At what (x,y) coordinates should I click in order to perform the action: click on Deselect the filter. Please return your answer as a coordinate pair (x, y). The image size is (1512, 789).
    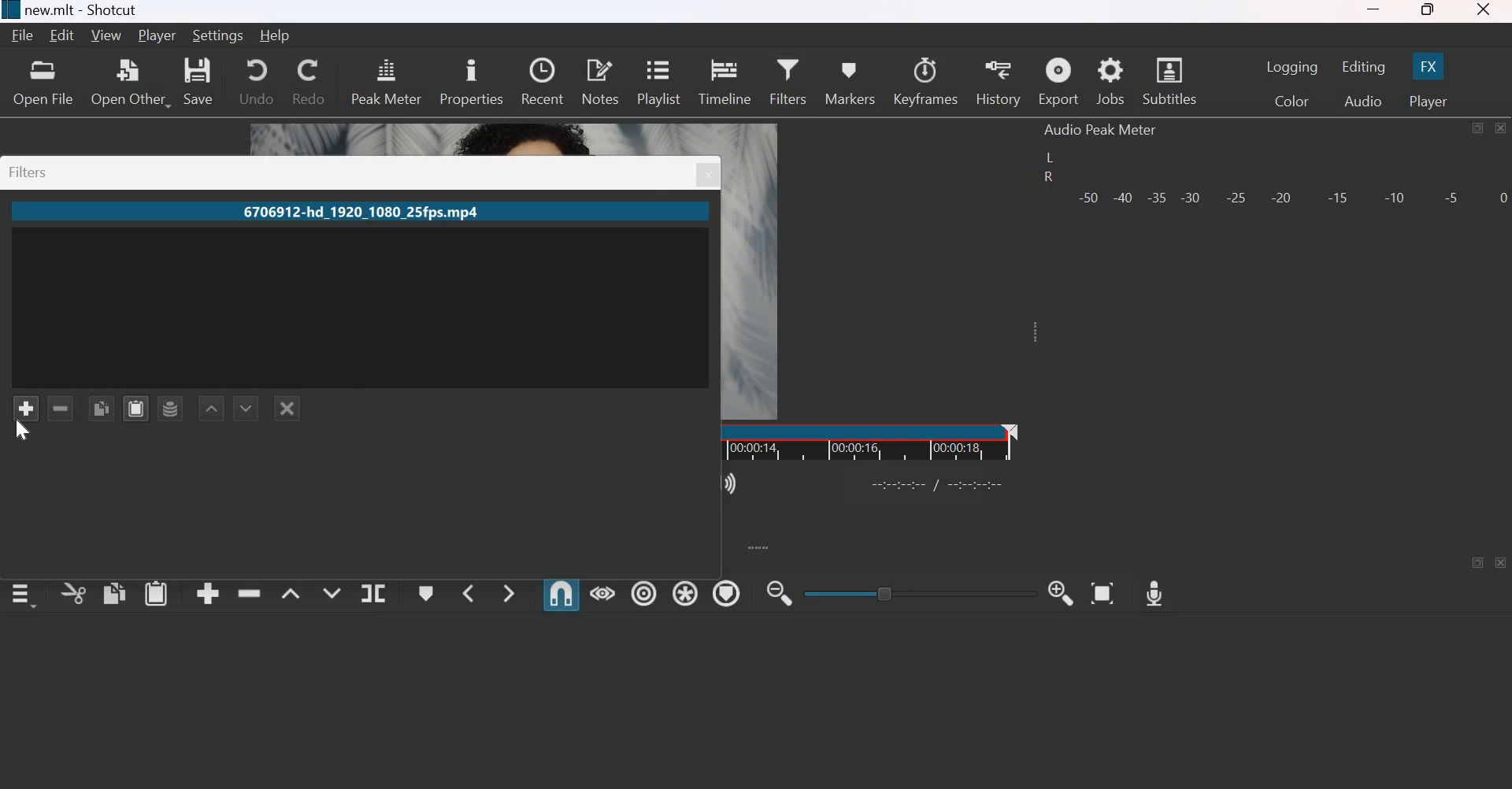
    Looking at the image, I should click on (287, 408).